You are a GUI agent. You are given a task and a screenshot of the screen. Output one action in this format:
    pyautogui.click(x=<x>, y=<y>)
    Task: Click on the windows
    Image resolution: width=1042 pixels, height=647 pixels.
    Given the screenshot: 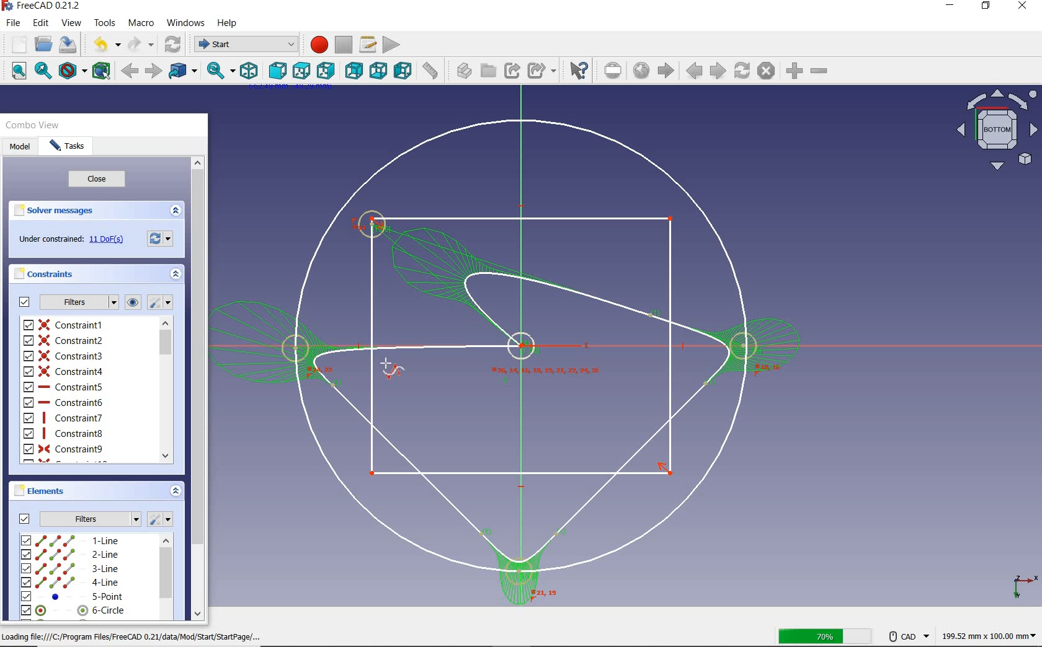 What is the action you would take?
    pyautogui.click(x=187, y=22)
    